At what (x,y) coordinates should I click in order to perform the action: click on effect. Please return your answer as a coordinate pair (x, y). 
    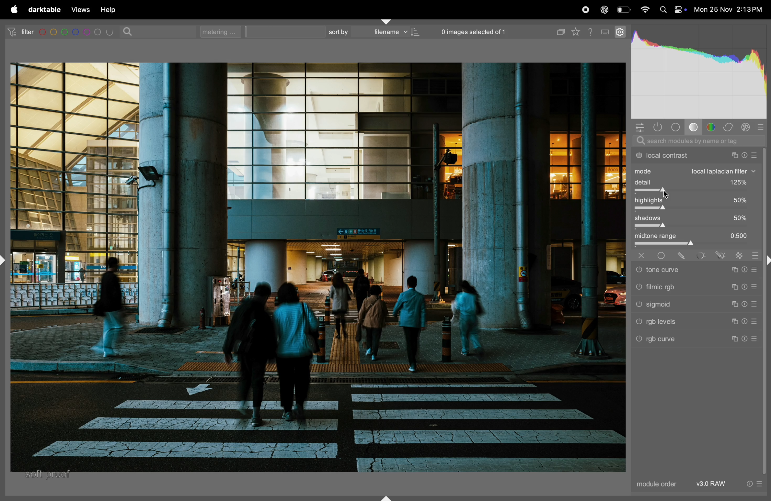
    Looking at the image, I should click on (746, 127).